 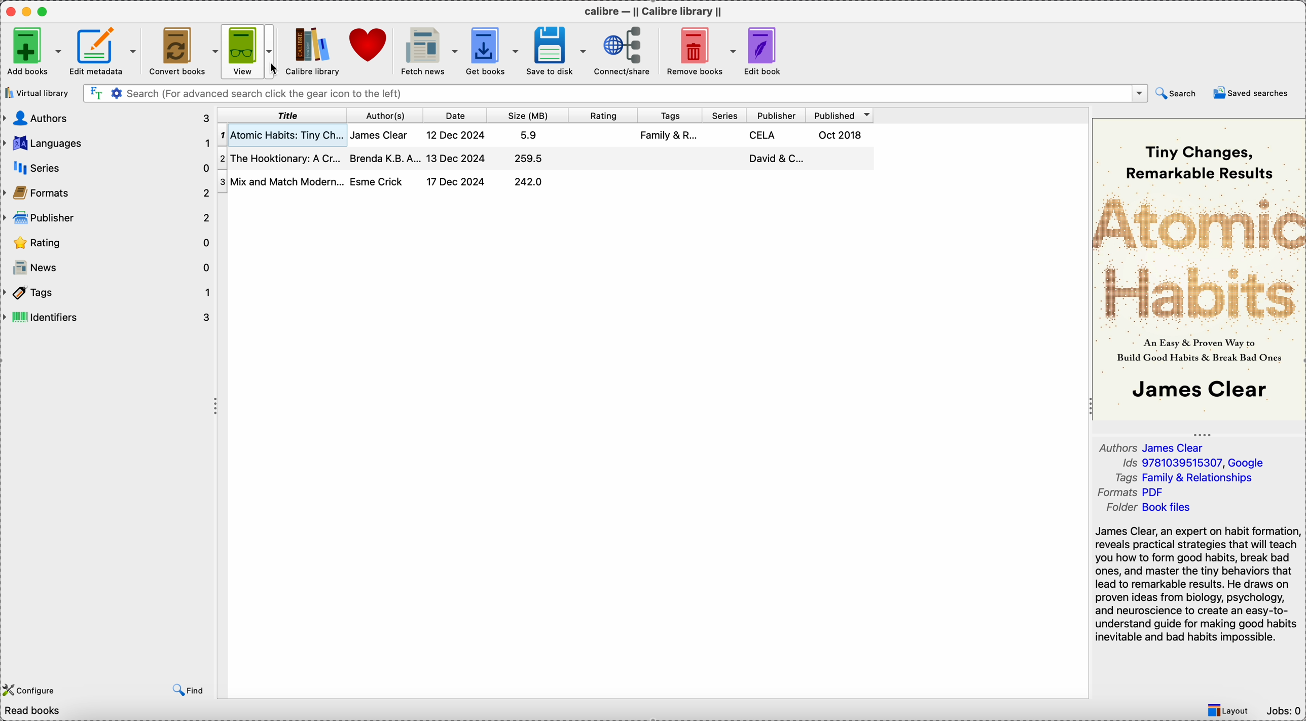 I want to click on Jobs: 0, so click(x=1283, y=712).